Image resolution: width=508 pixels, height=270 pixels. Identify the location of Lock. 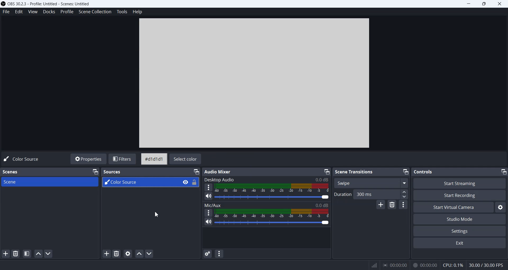
(194, 182).